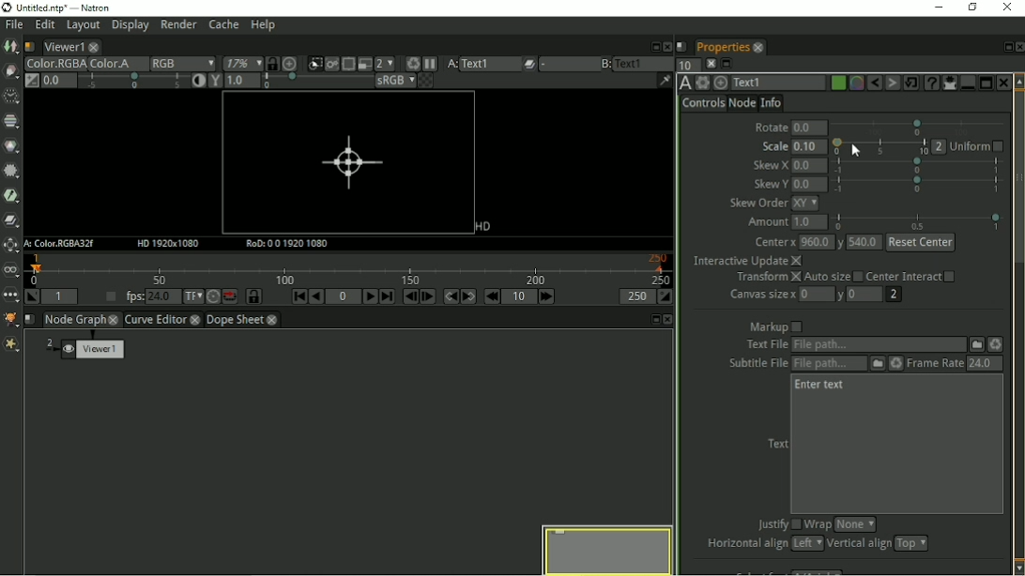  Describe the element at coordinates (54, 64) in the screenshot. I see `Color` at that location.